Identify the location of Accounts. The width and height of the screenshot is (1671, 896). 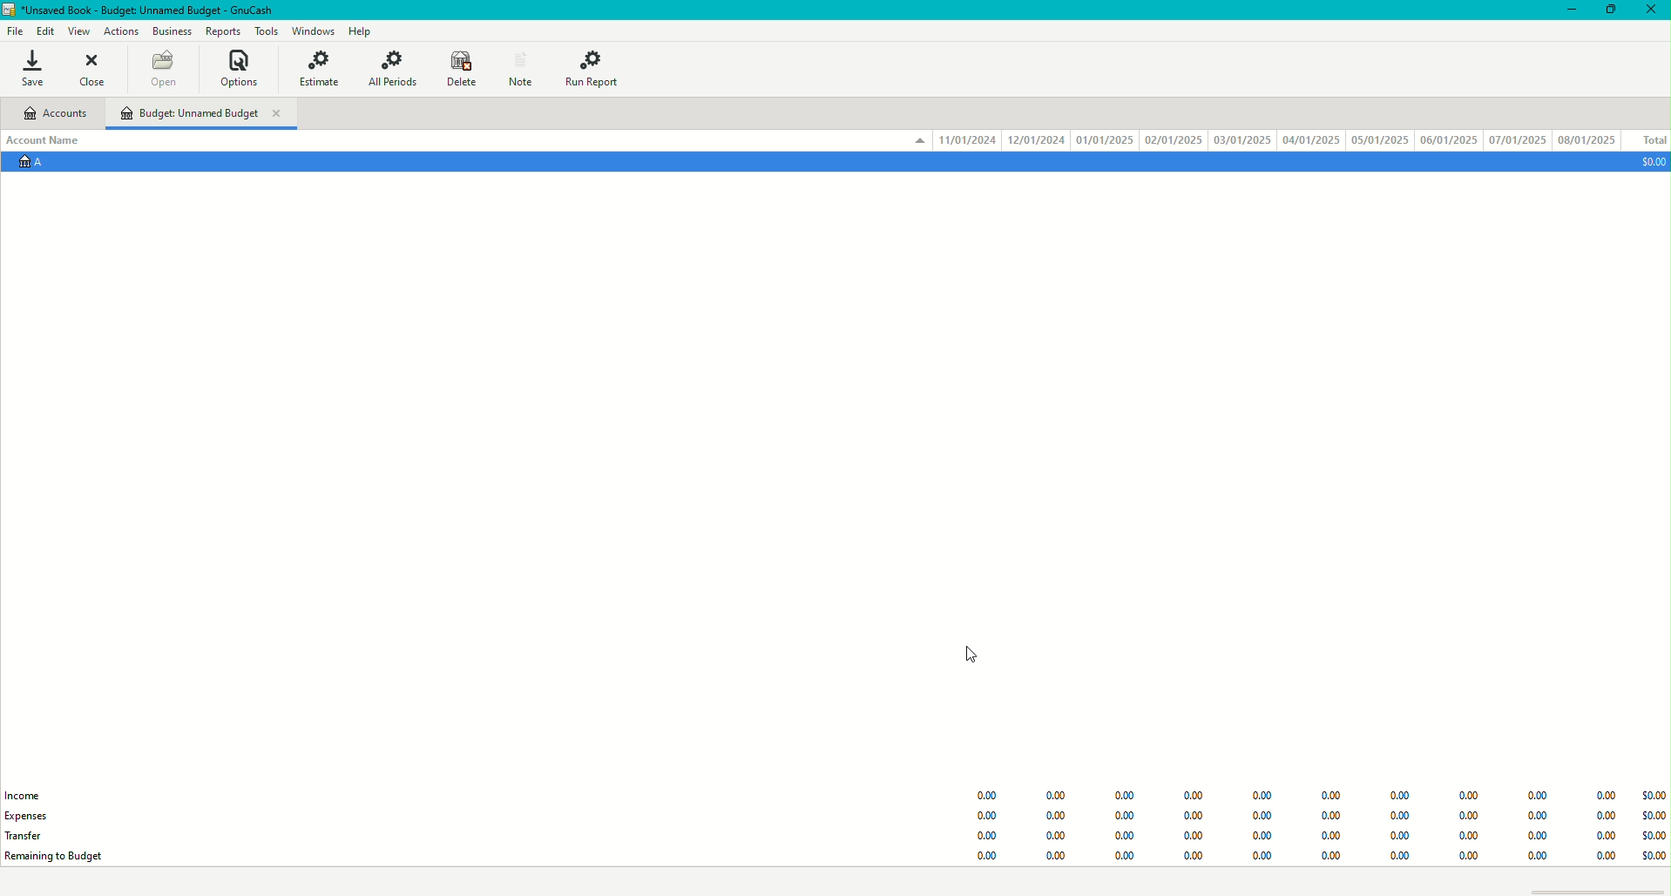
(57, 115).